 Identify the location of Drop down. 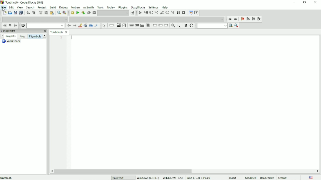
(113, 13).